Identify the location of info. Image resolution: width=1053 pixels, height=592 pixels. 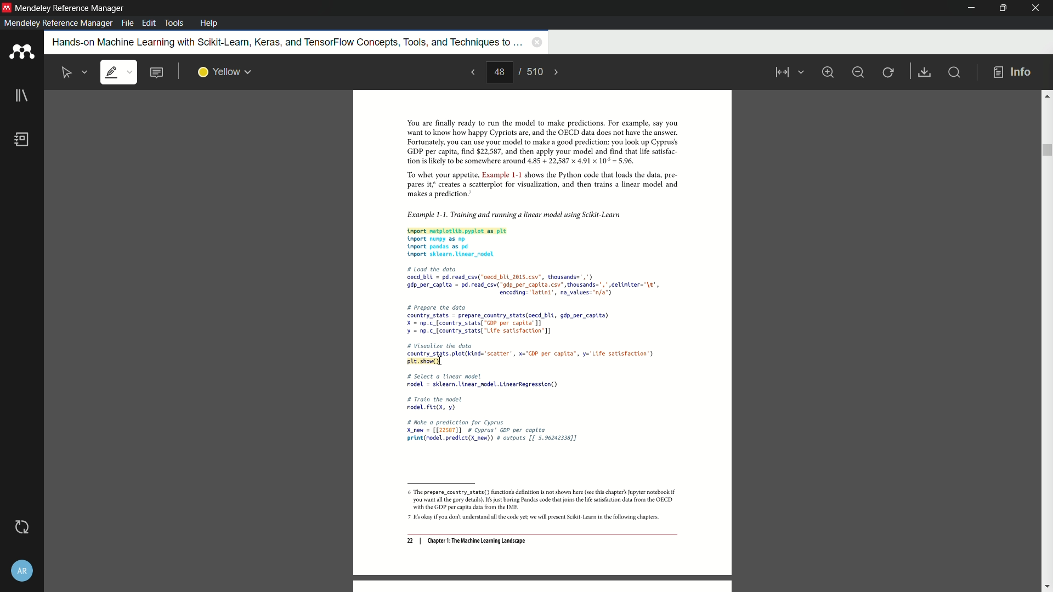
(1012, 73).